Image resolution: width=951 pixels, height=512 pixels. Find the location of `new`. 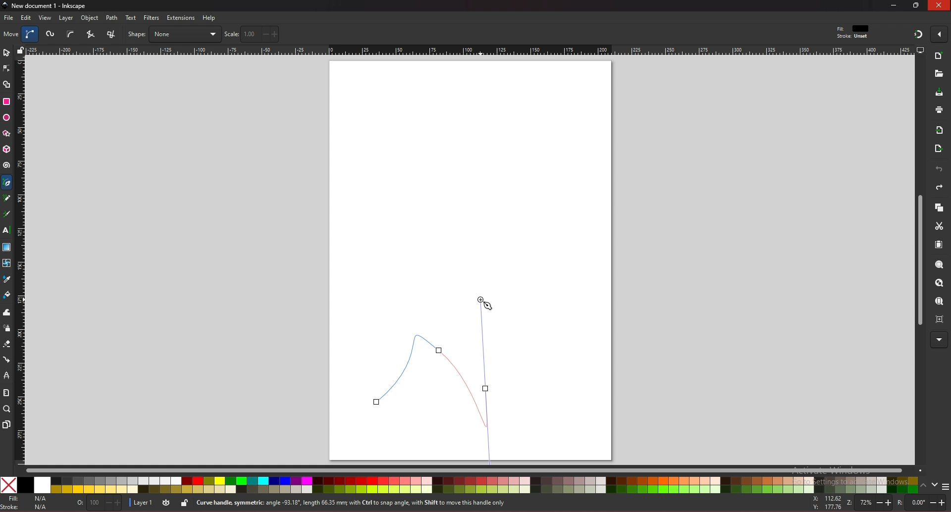

new is located at coordinates (938, 74).